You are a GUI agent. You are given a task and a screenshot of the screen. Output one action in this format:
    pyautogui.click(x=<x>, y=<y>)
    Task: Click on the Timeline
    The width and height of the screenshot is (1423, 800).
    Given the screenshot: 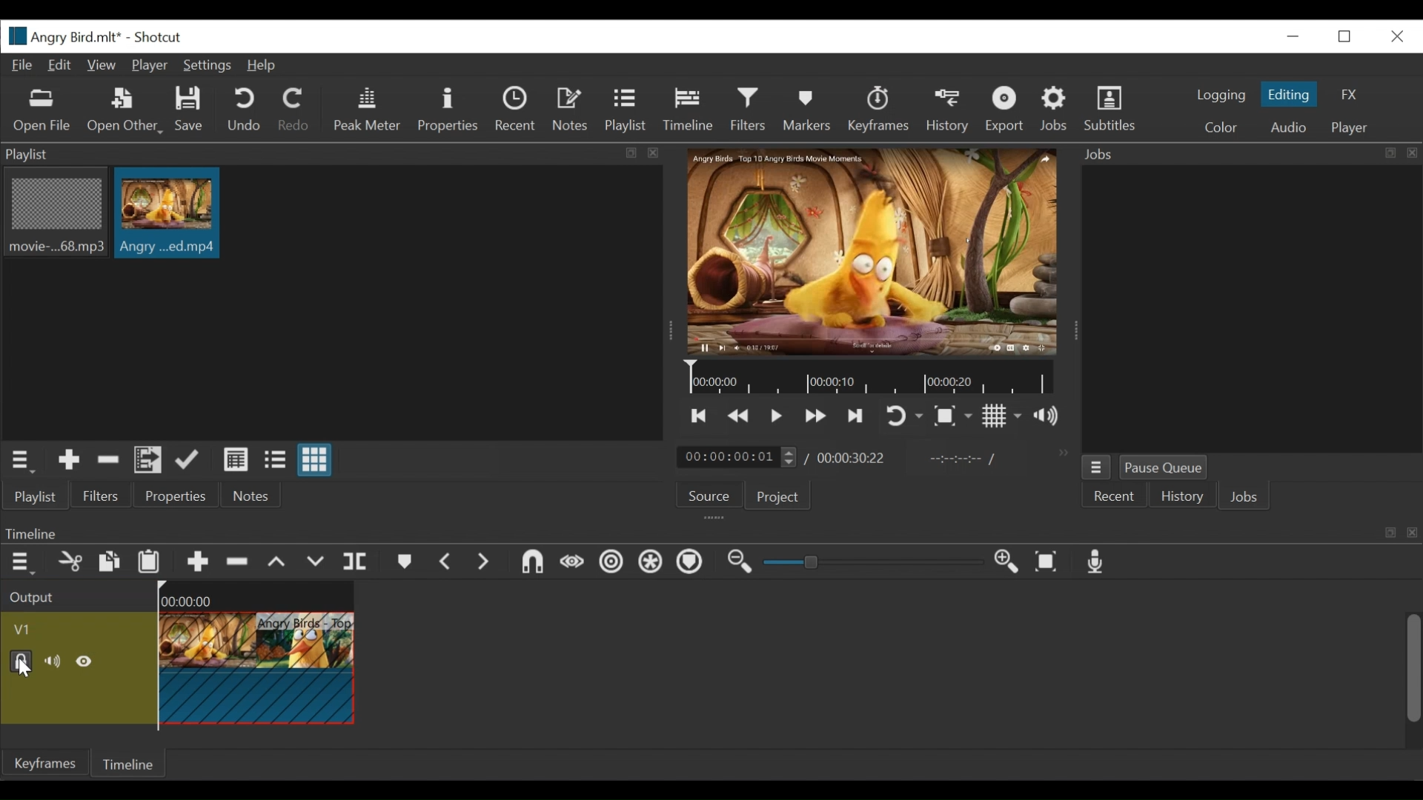 What is the action you would take?
    pyautogui.click(x=130, y=762)
    